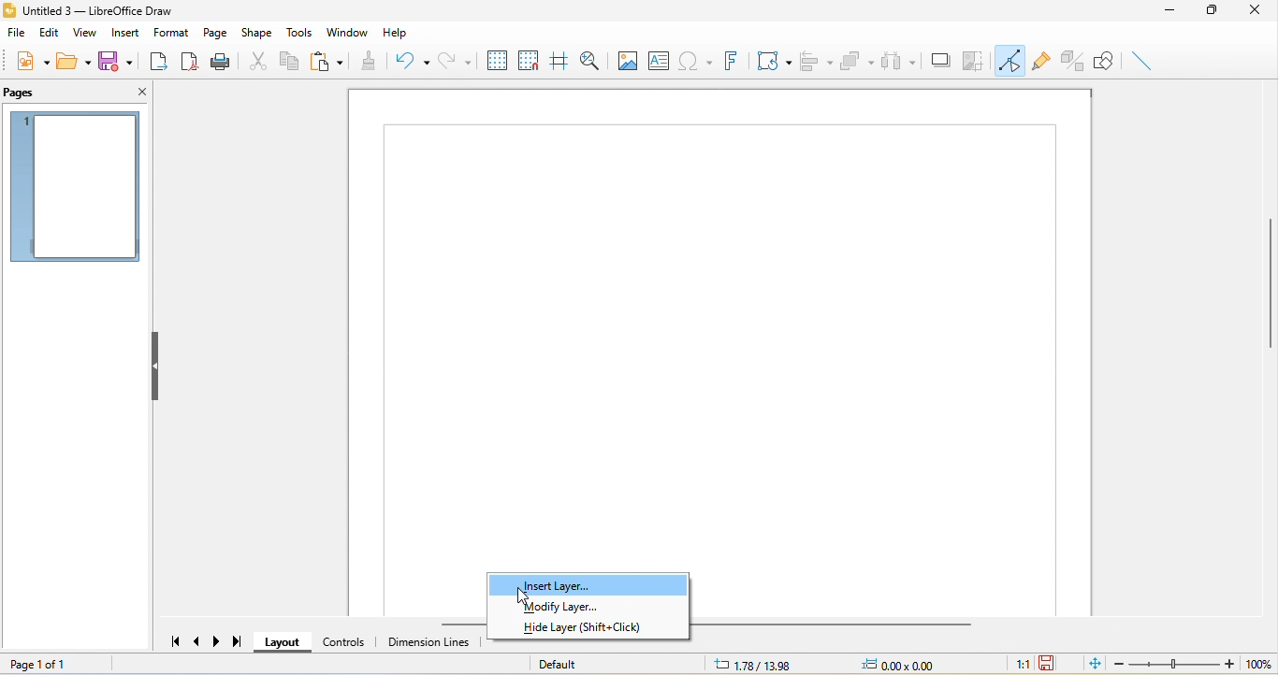 Image resolution: width=1278 pixels, height=675 pixels. What do you see at coordinates (1054, 664) in the screenshot?
I see `the document has not been modified since the last save` at bounding box center [1054, 664].